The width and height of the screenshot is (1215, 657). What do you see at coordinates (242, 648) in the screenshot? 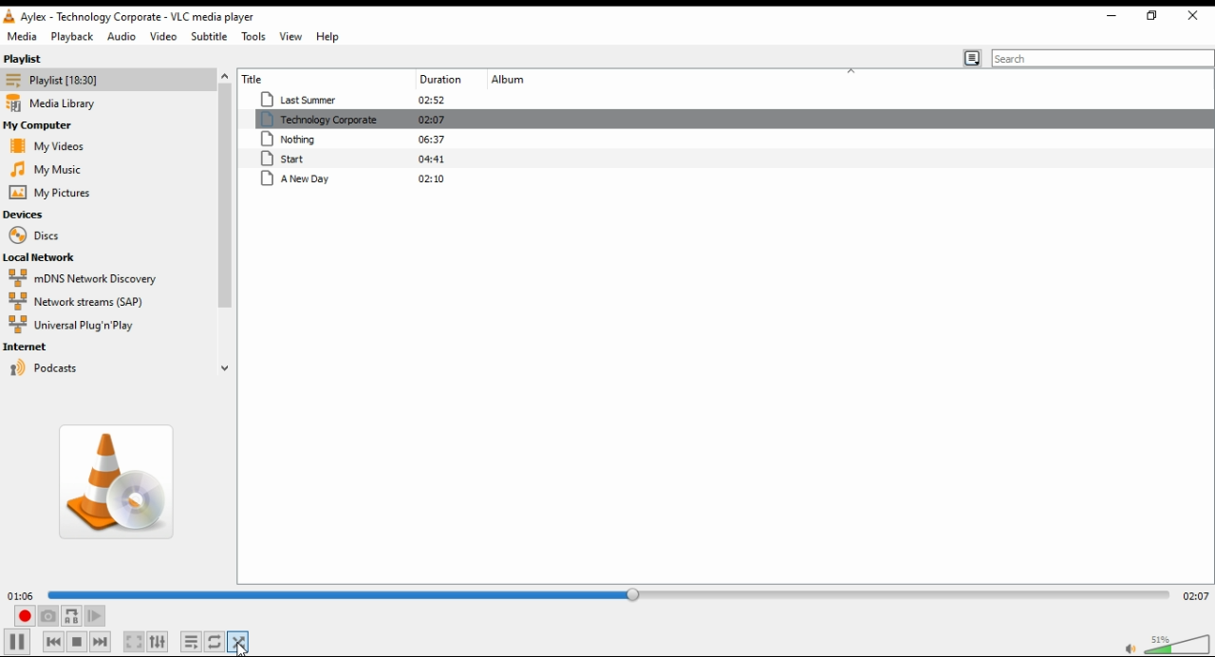
I see `cursor` at bounding box center [242, 648].